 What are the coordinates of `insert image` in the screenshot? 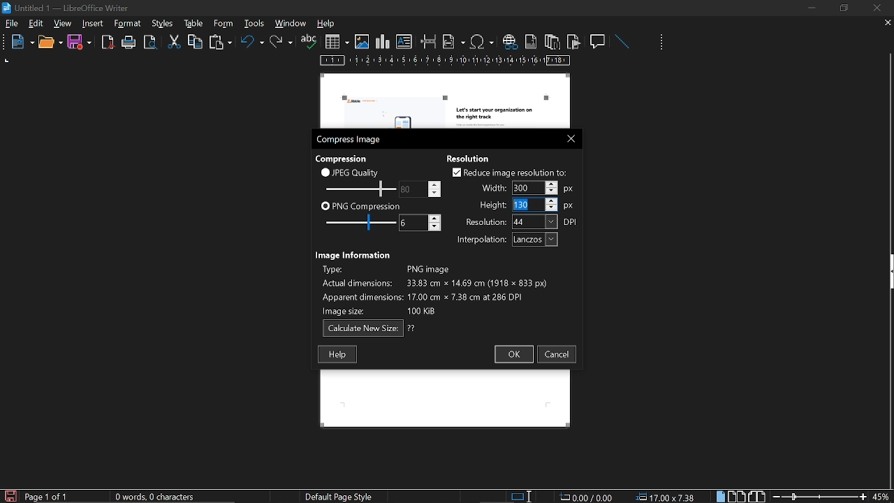 It's located at (362, 42).